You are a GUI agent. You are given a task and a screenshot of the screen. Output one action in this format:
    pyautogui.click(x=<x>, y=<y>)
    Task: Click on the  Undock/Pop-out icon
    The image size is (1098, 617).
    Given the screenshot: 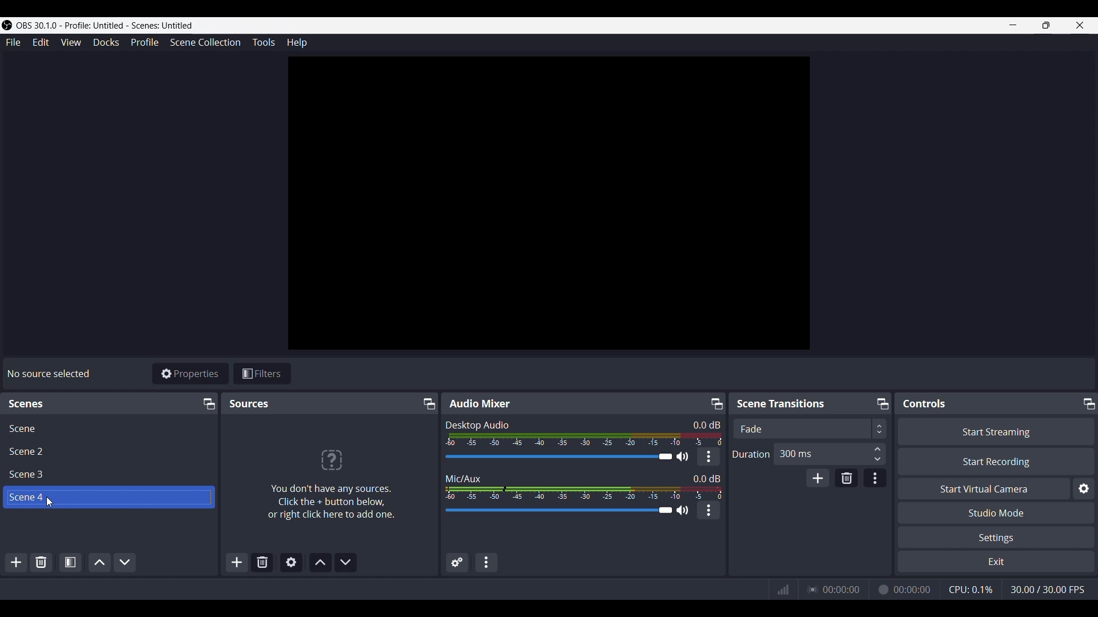 What is the action you would take?
    pyautogui.click(x=427, y=404)
    